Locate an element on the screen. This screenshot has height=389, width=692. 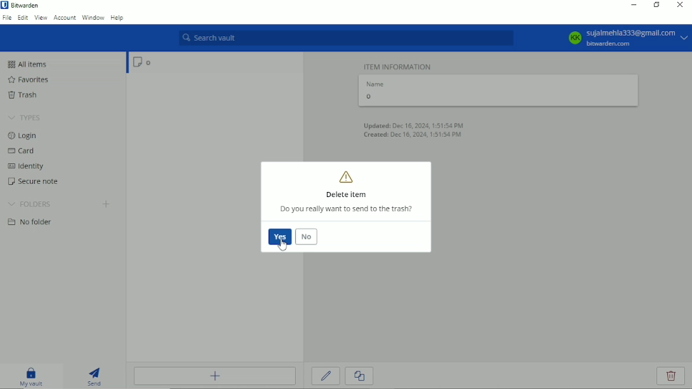
File is located at coordinates (6, 18).